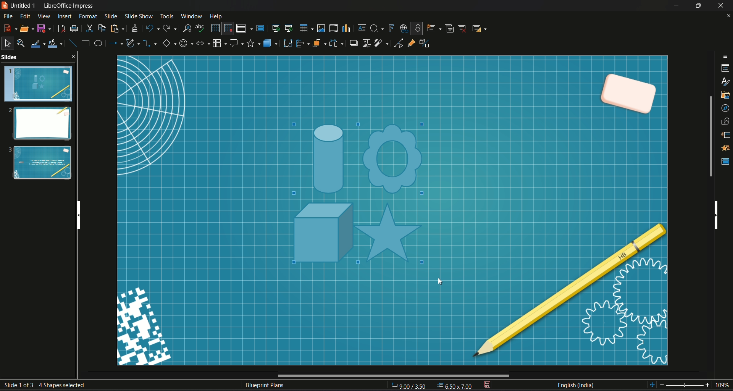 The height and width of the screenshot is (391, 733). I want to click on Vertical scroll bar, so click(716, 214).